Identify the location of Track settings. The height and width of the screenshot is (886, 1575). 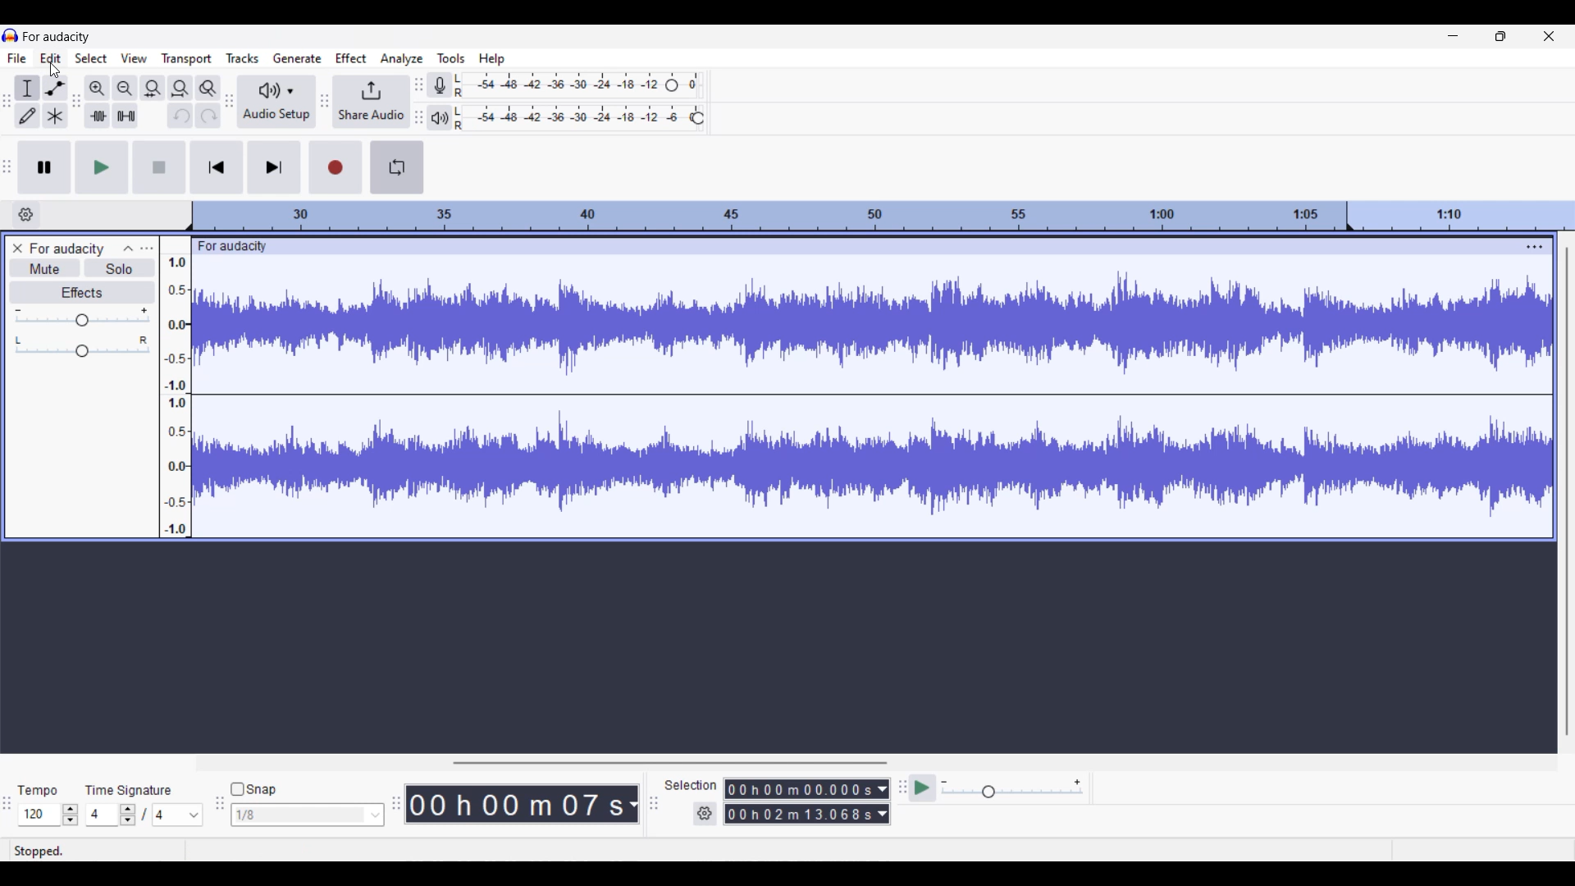
(1536, 246).